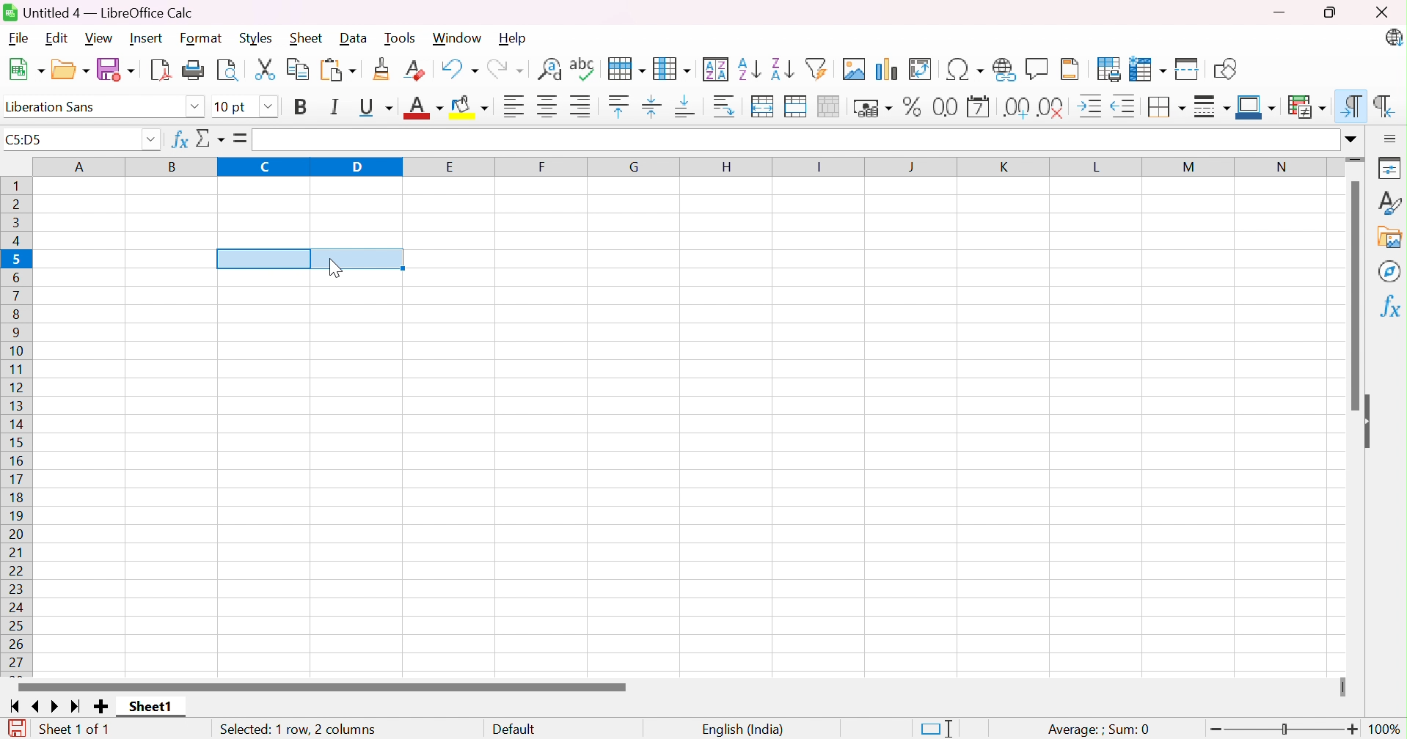 This screenshot has width=1407, height=739. Describe the element at coordinates (963, 69) in the screenshot. I see `Insert Special Characters` at that location.